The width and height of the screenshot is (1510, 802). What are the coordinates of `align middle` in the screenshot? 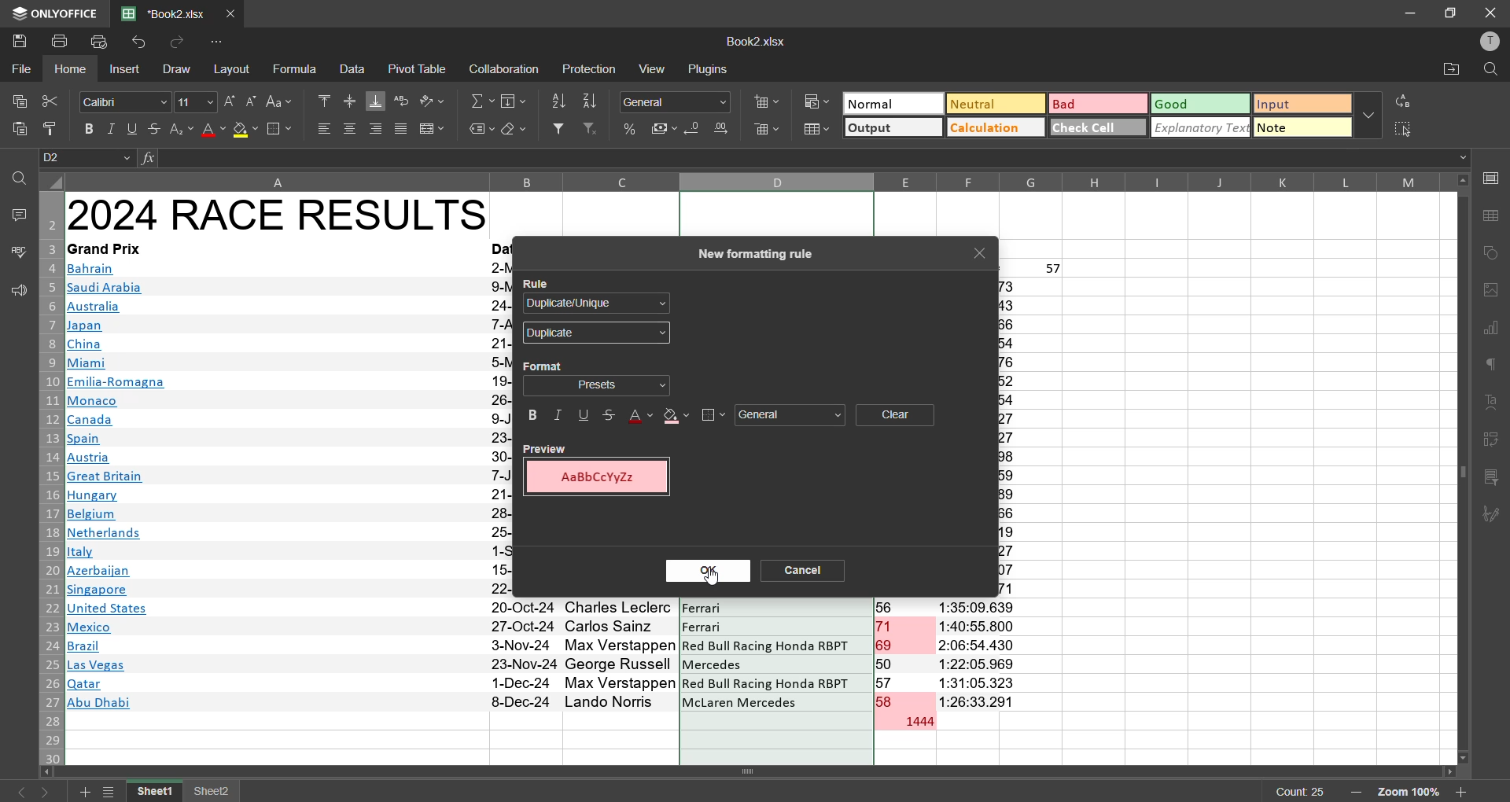 It's located at (350, 99).